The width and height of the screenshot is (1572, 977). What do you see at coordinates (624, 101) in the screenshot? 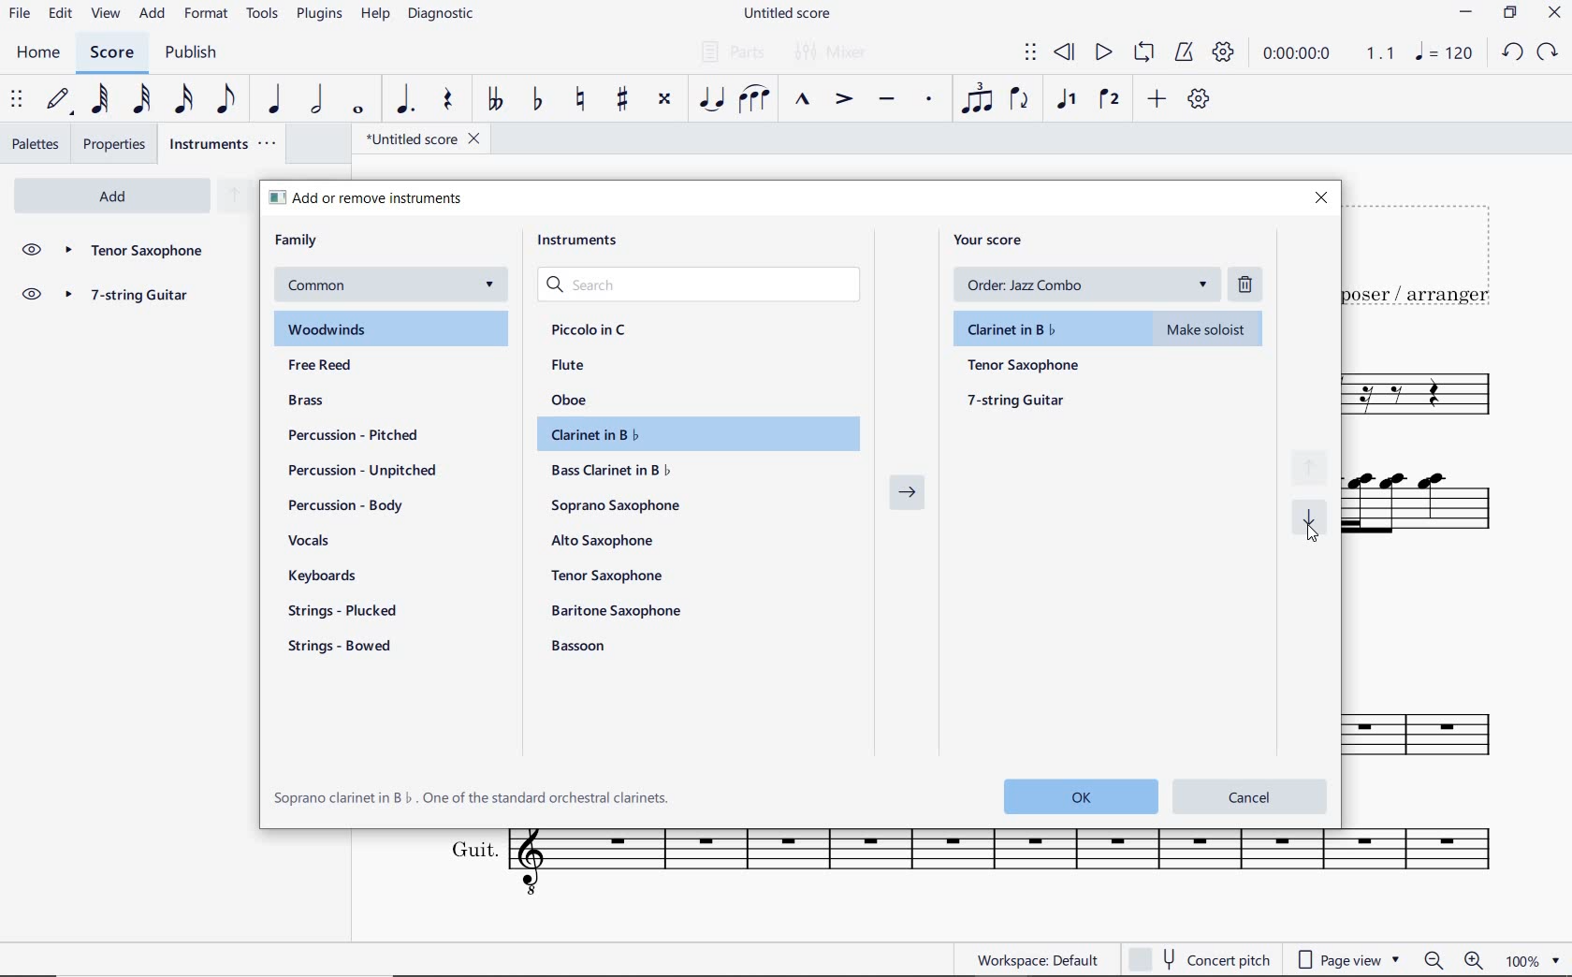
I see `TOGGLE SHARP` at bounding box center [624, 101].